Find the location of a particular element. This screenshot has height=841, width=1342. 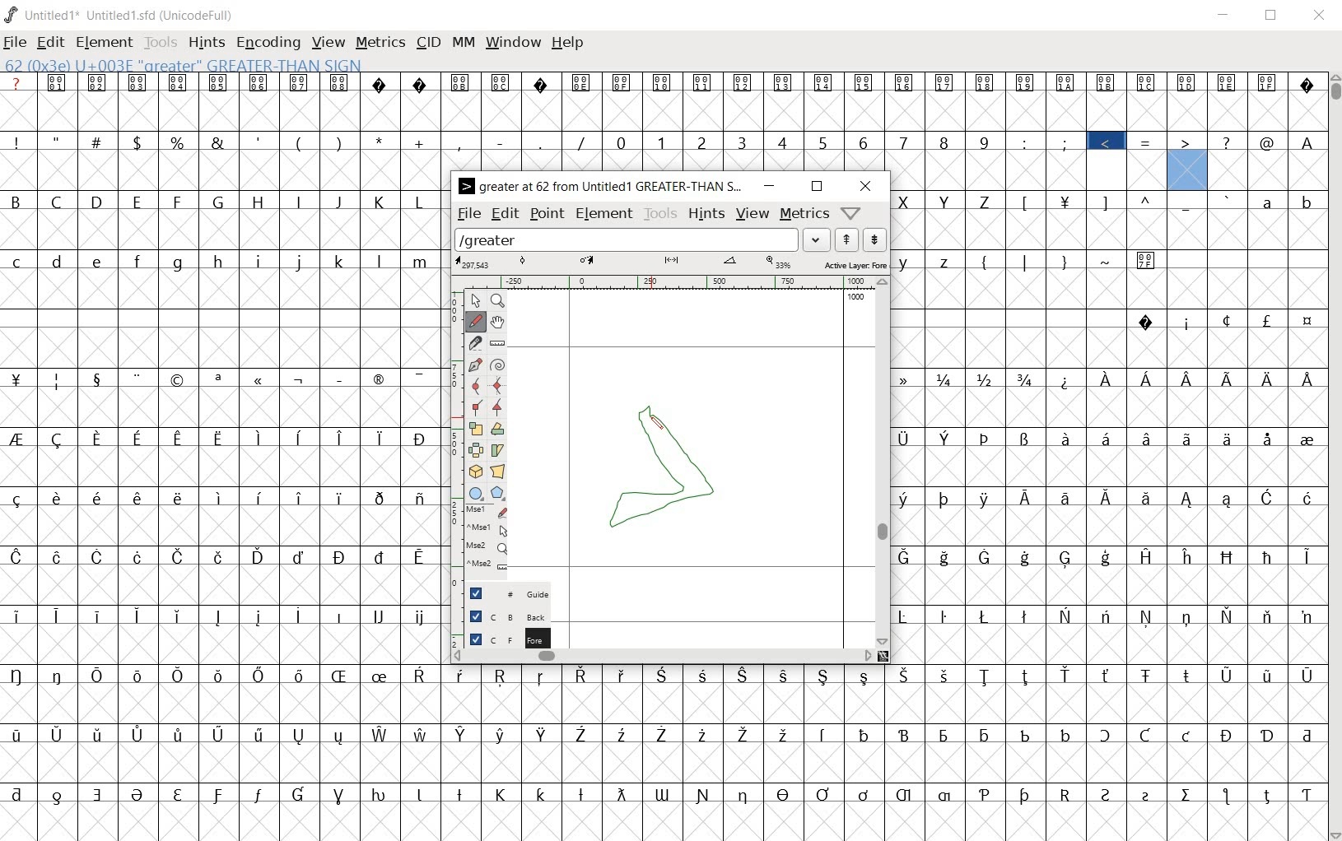

glyps is located at coordinates (1147, 162).